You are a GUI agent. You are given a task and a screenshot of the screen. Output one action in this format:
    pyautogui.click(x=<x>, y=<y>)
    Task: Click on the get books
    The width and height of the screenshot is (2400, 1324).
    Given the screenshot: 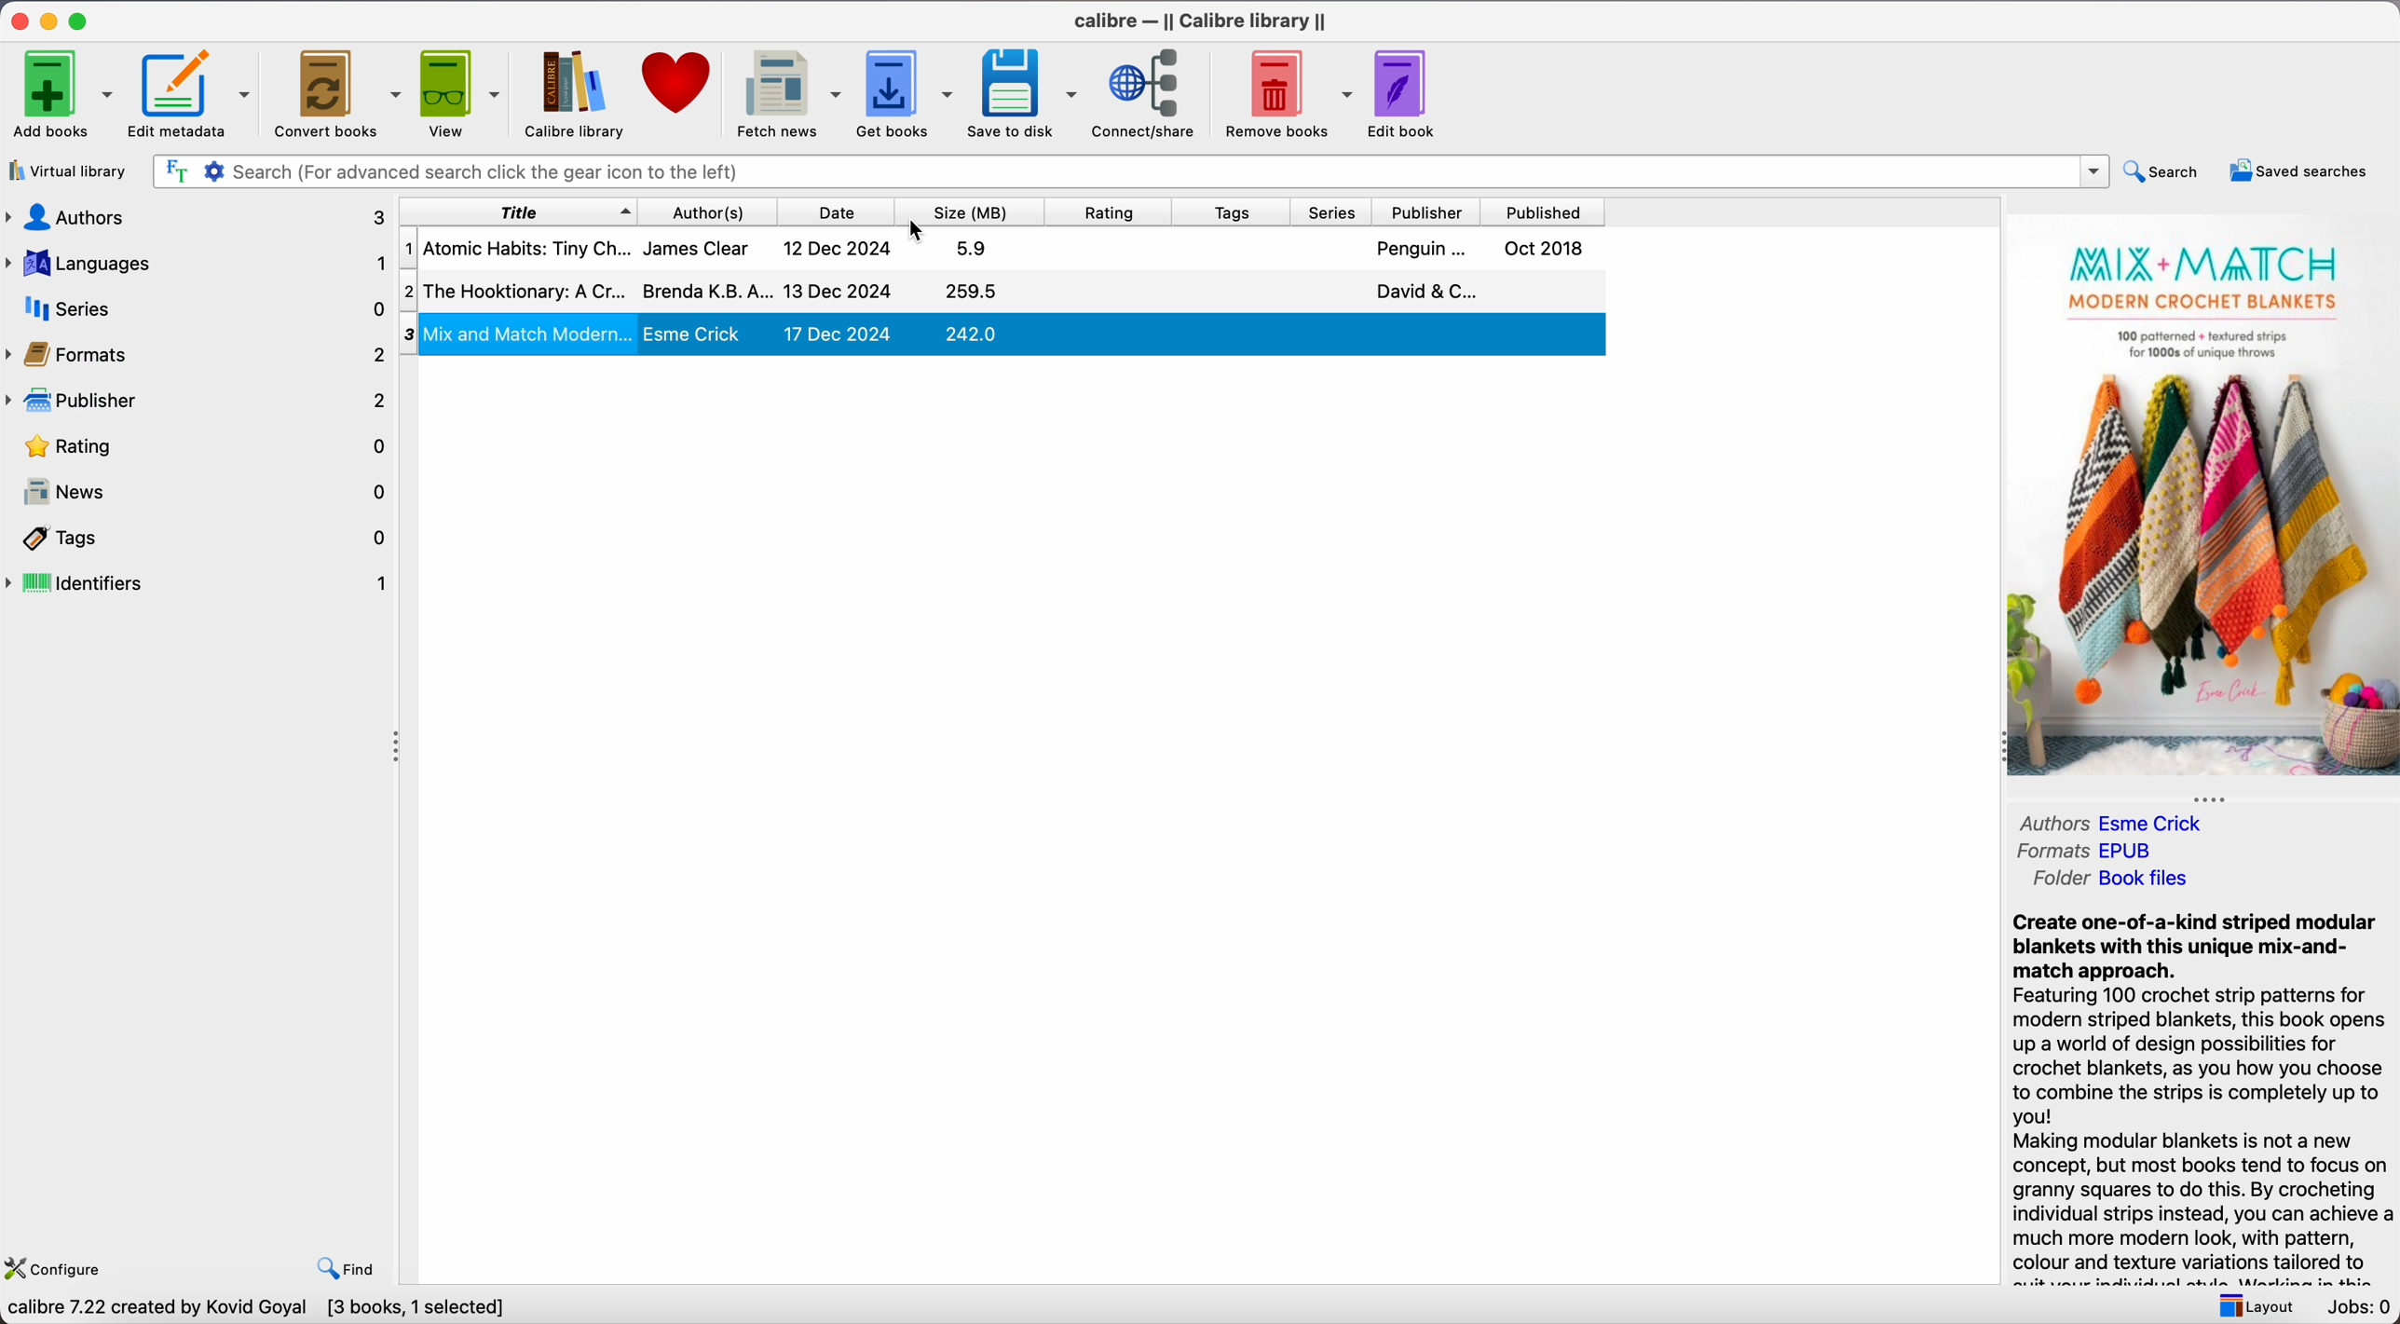 What is the action you would take?
    pyautogui.click(x=907, y=93)
    